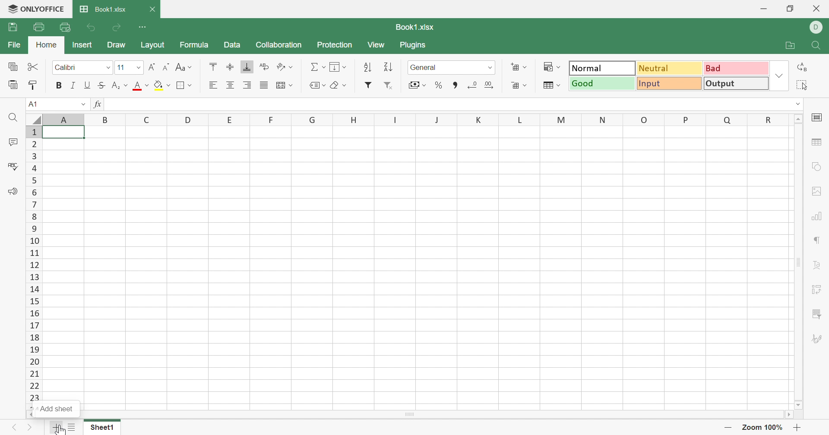 Image resolution: width=829 pixels, height=435 pixels. Describe the element at coordinates (33, 415) in the screenshot. I see `Scroll left` at that location.